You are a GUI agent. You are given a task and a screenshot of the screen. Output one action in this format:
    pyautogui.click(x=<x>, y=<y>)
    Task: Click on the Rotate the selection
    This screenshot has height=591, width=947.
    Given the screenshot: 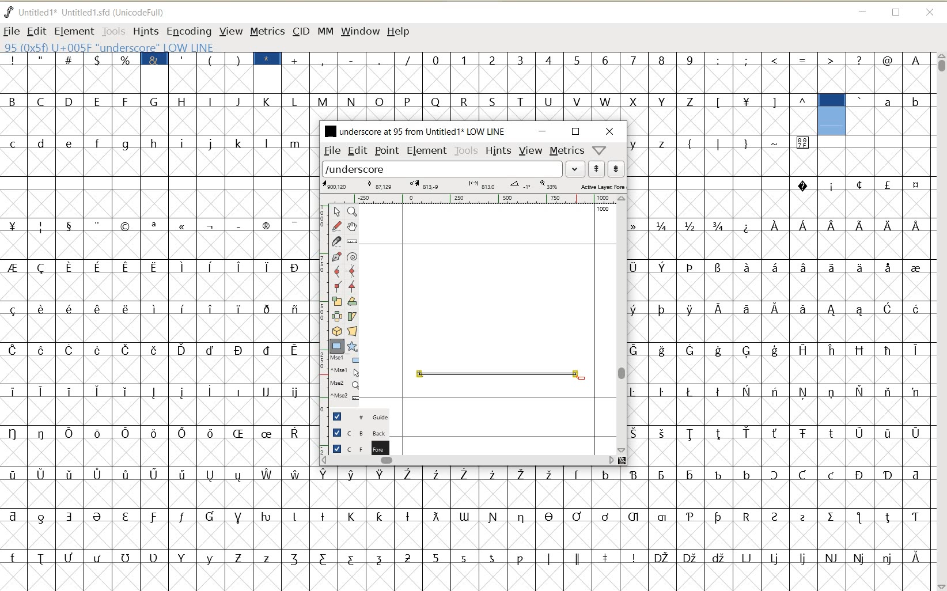 What is the action you would take?
    pyautogui.click(x=353, y=301)
    